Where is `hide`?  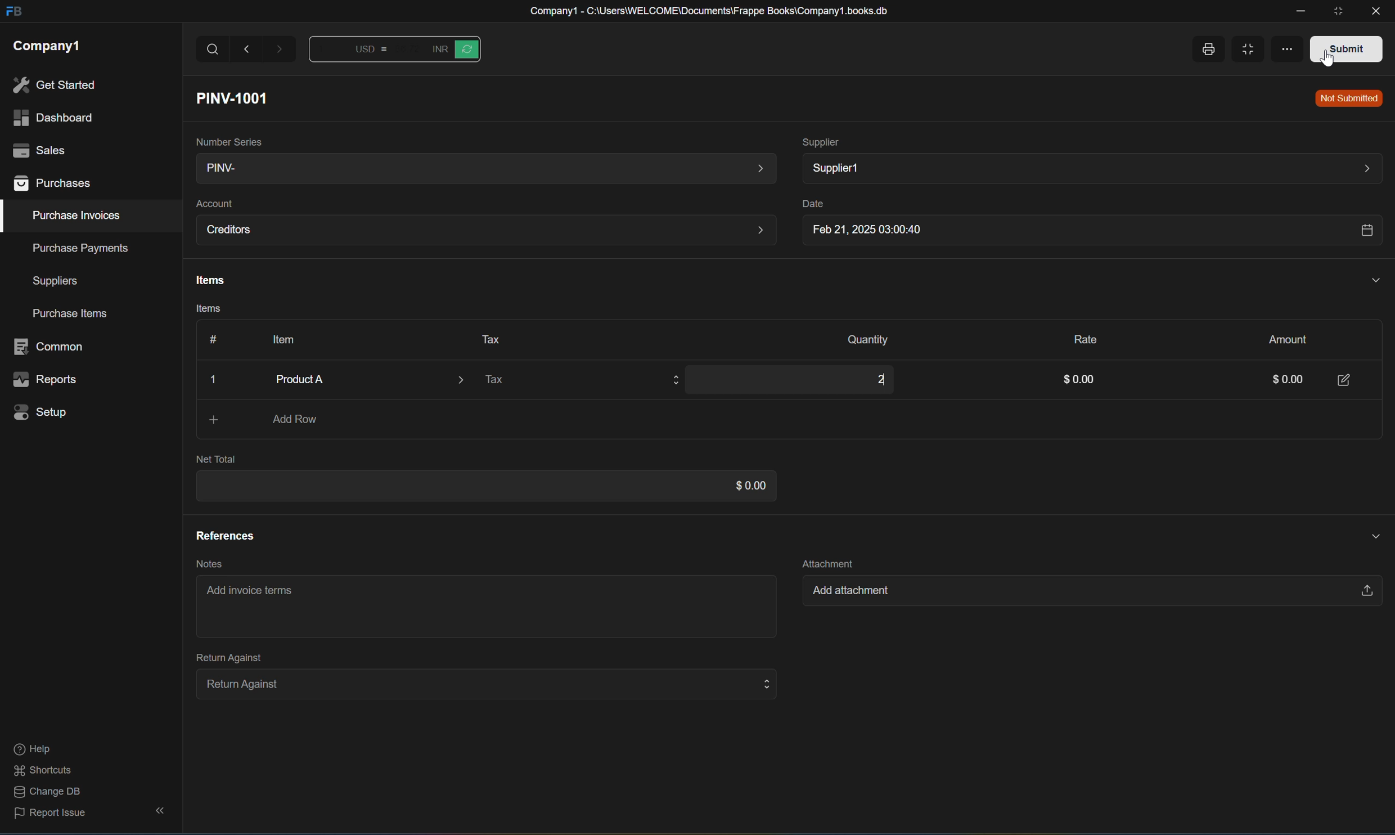
hide is located at coordinates (157, 811).